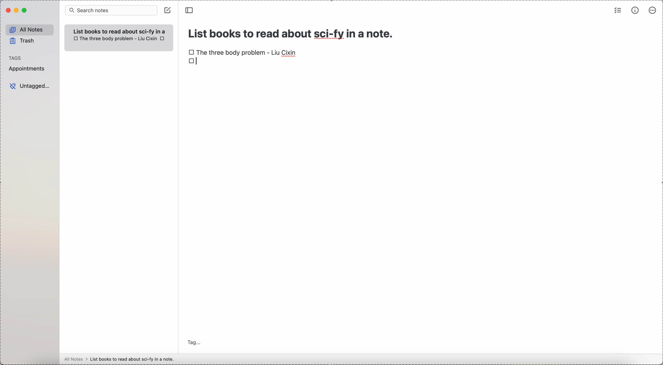  Describe the element at coordinates (121, 30) in the screenshot. I see `List books to read about sci-fy in a note.` at that location.